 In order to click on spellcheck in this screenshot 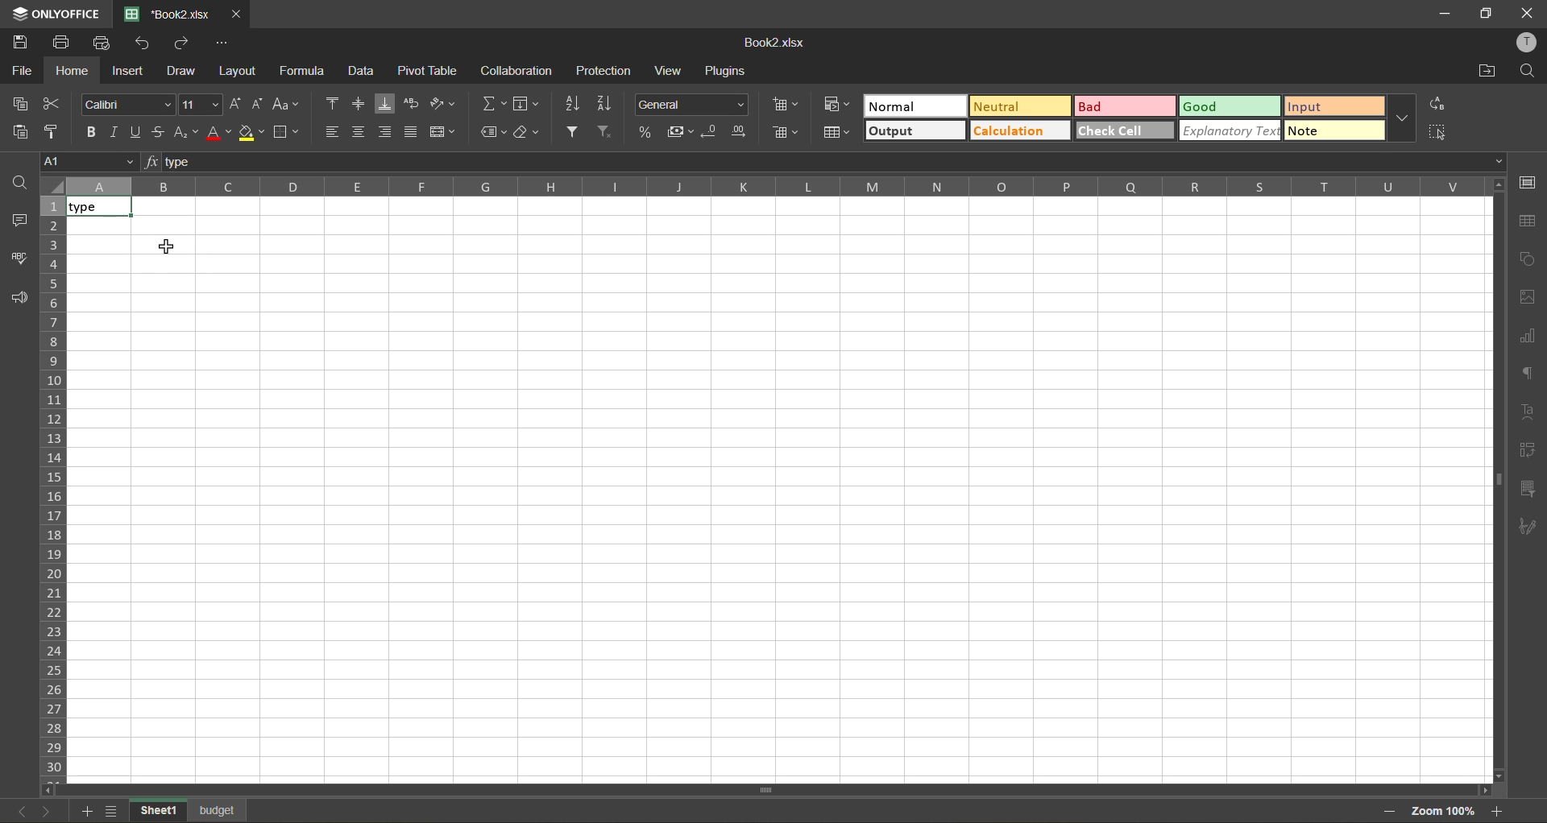, I will do `click(18, 259)`.